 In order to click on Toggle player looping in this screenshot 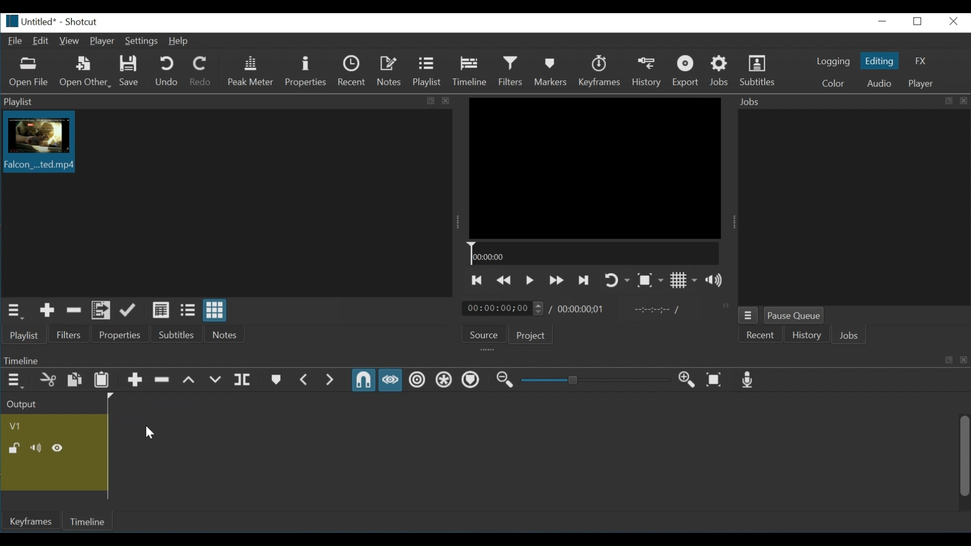, I will do `click(617, 281)`.